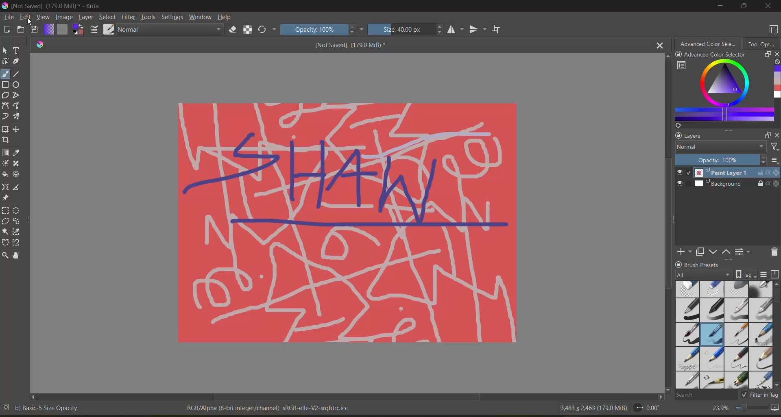  What do you see at coordinates (744, 7) in the screenshot?
I see `maximize` at bounding box center [744, 7].